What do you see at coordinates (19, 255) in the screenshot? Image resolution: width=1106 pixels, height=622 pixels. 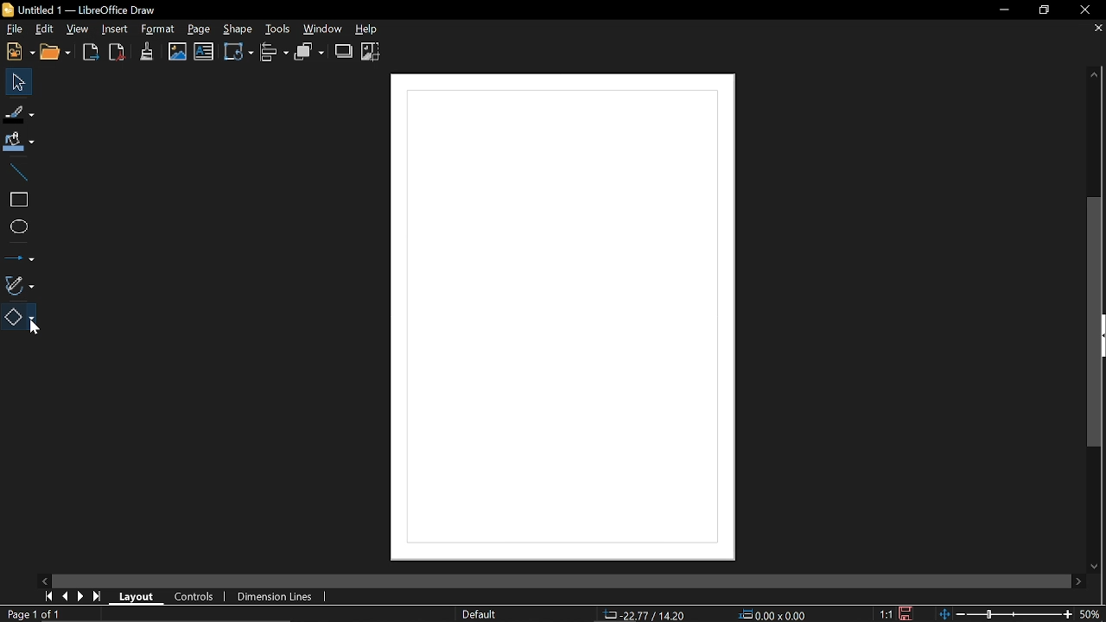 I see `Lines and arrows` at bounding box center [19, 255].